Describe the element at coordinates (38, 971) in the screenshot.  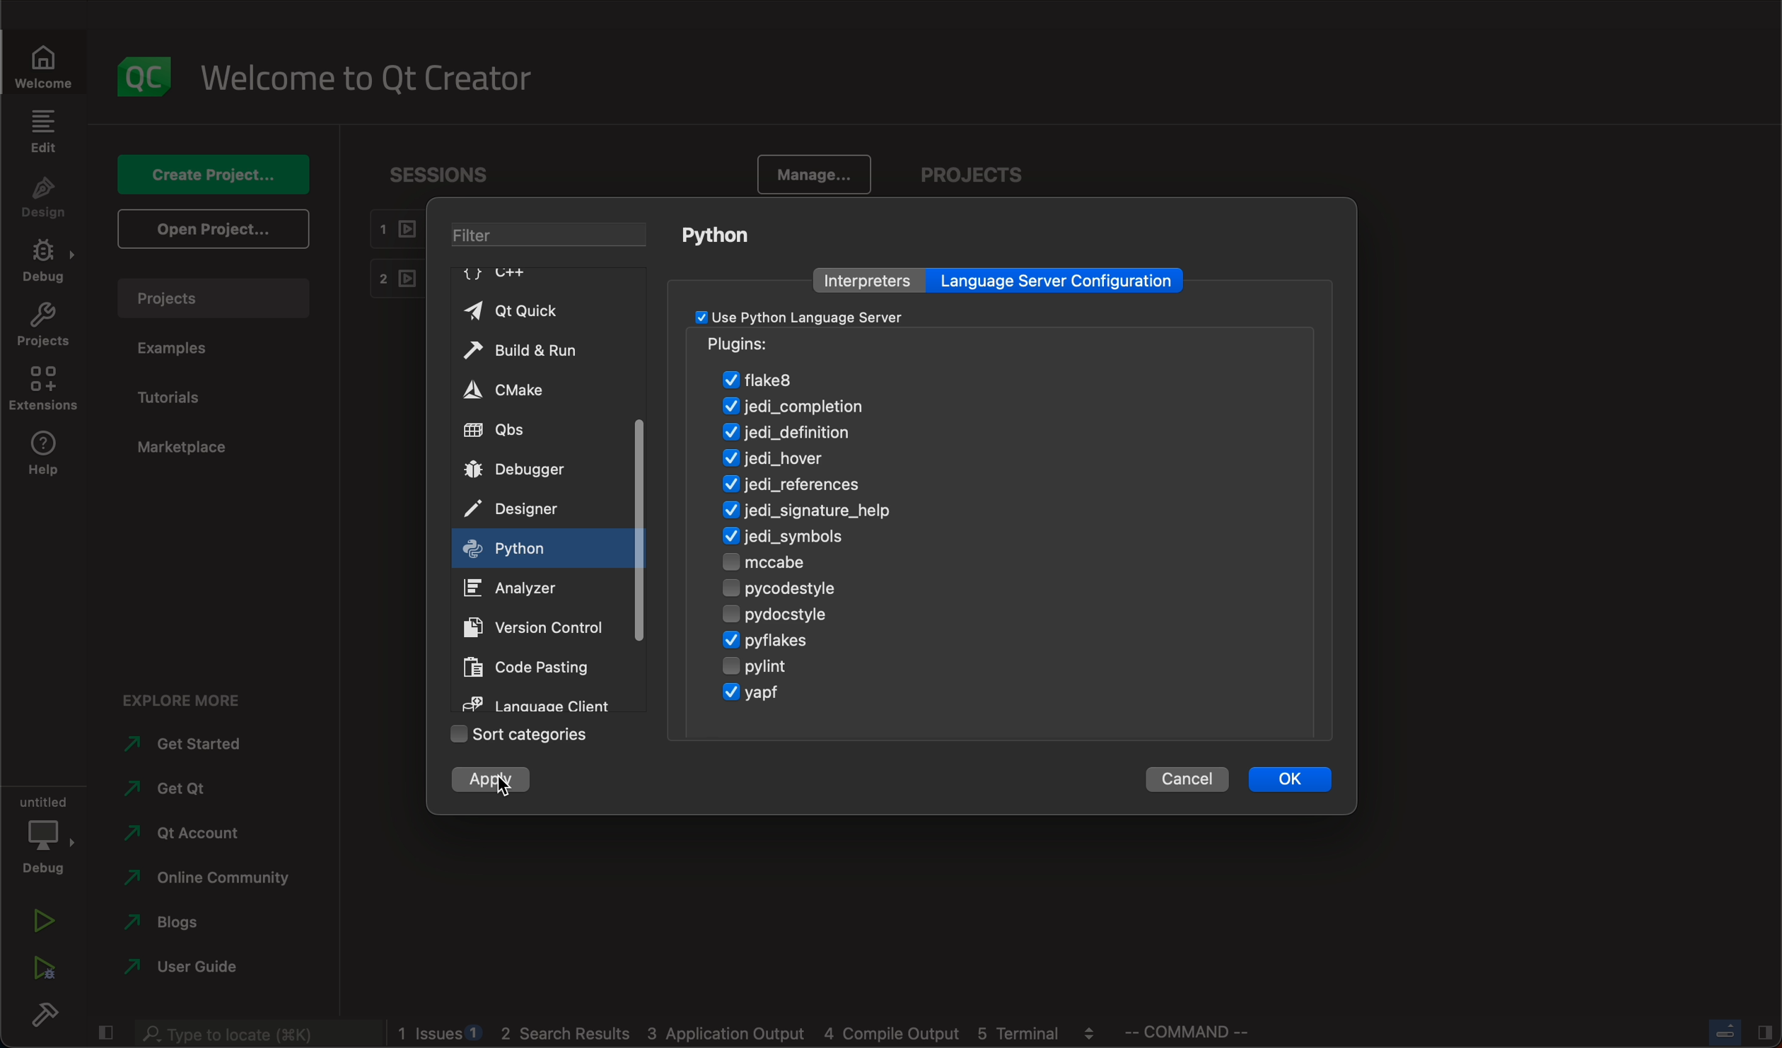
I see `run debug` at that location.